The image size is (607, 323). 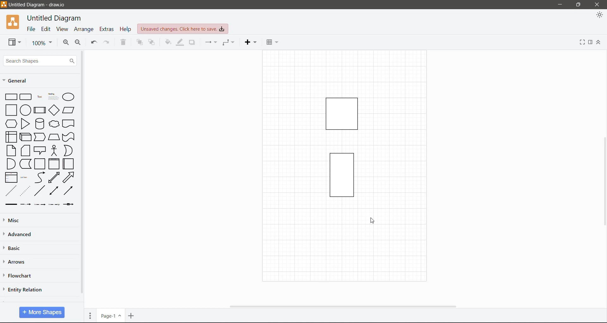 What do you see at coordinates (125, 28) in the screenshot?
I see `Help` at bounding box center [125, 28].